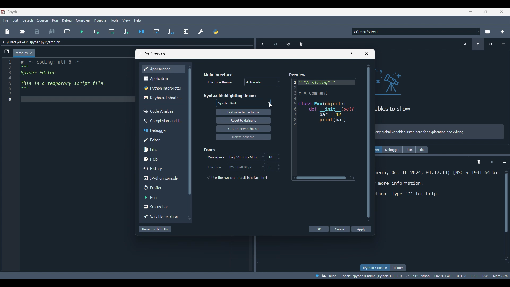 The image size is (510, 287). What do you see at coordinates (247, 157) in the screenshot?
I see `monospace font options` at bounding box center [247, 157].